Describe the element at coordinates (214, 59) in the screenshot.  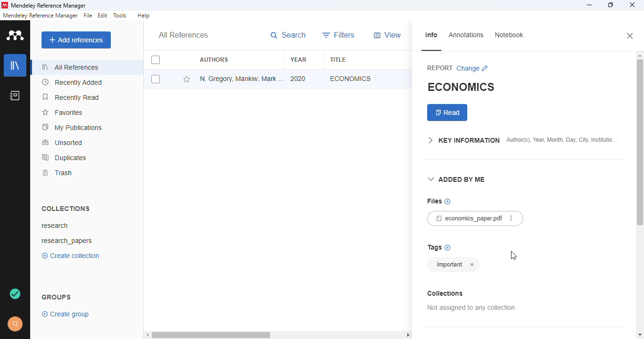
I see `authors` at that location.